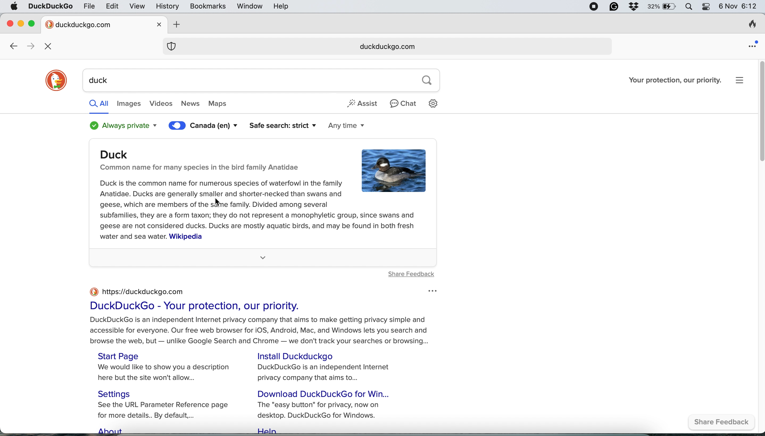 The width and height of the screenshot is (765, 436). I want to click on window, so click(251, 7).